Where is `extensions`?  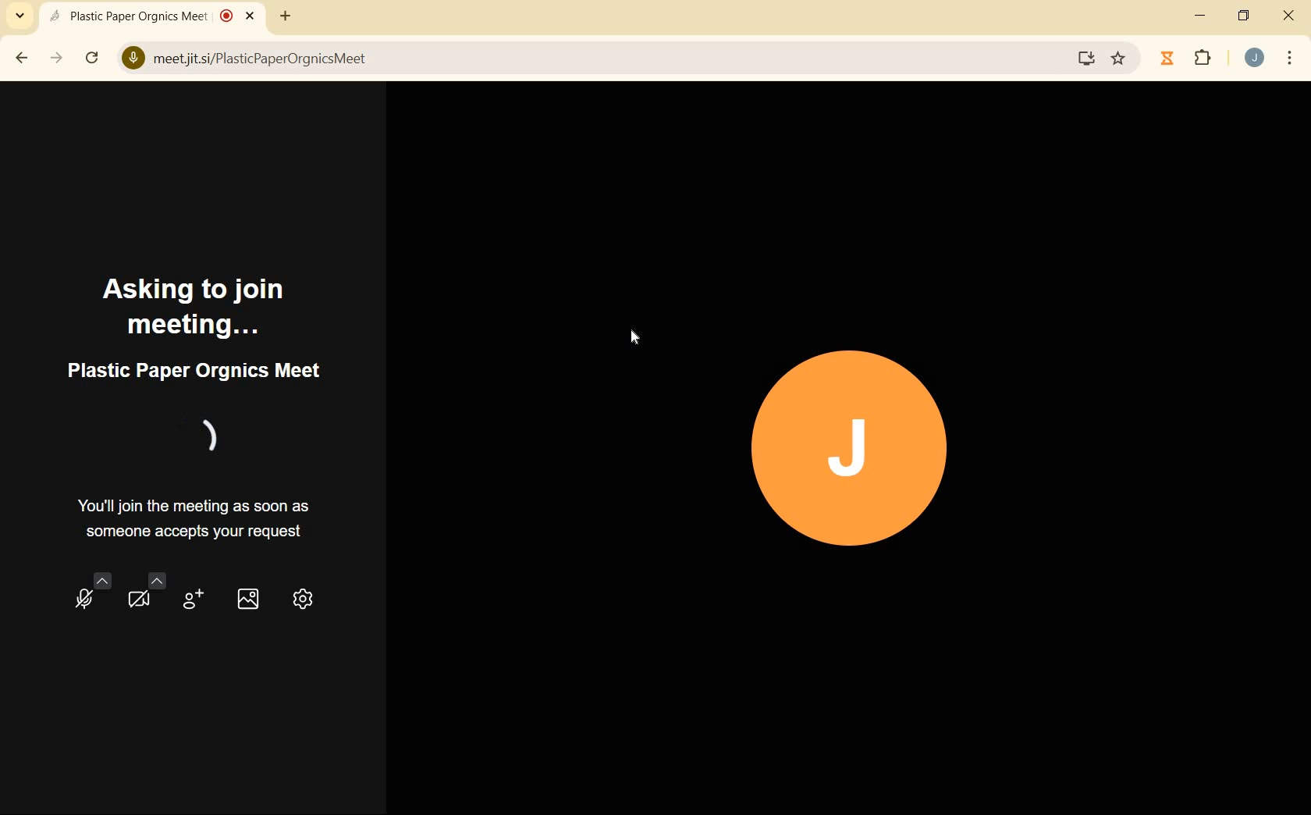
extensions is located at coordinates (1203, 59).